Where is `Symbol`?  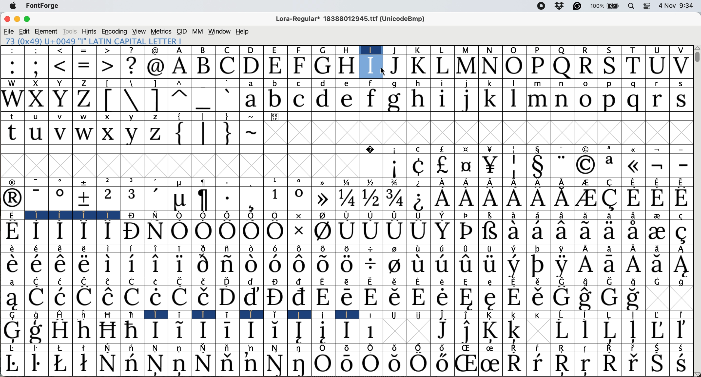
Symbol is located at coordinates (62, 215).